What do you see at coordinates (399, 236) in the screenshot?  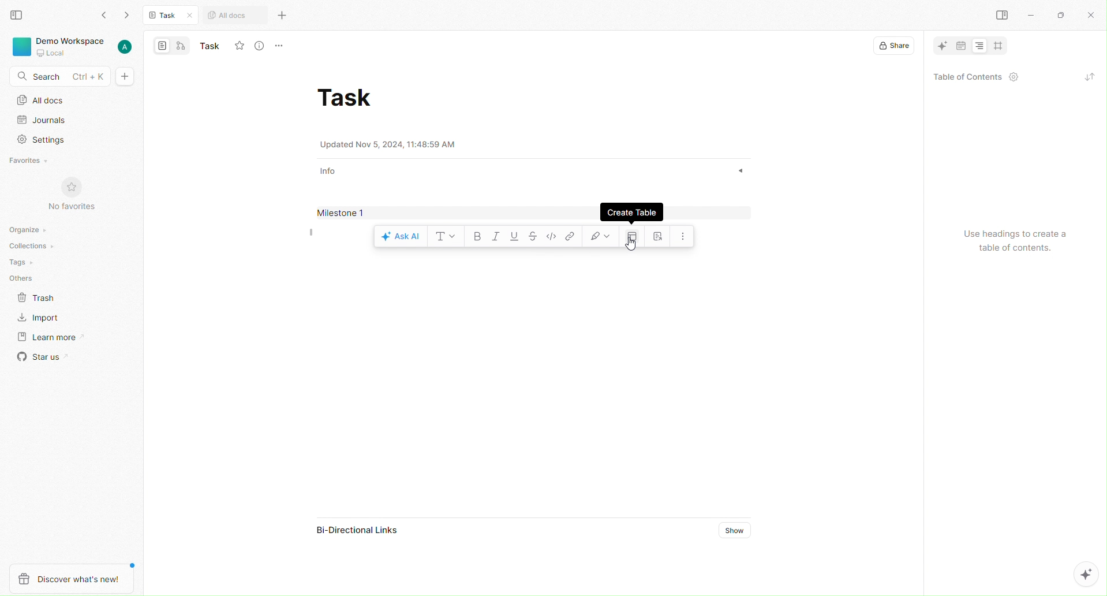 I see `Ask AI` at bounding box center [399, 236].